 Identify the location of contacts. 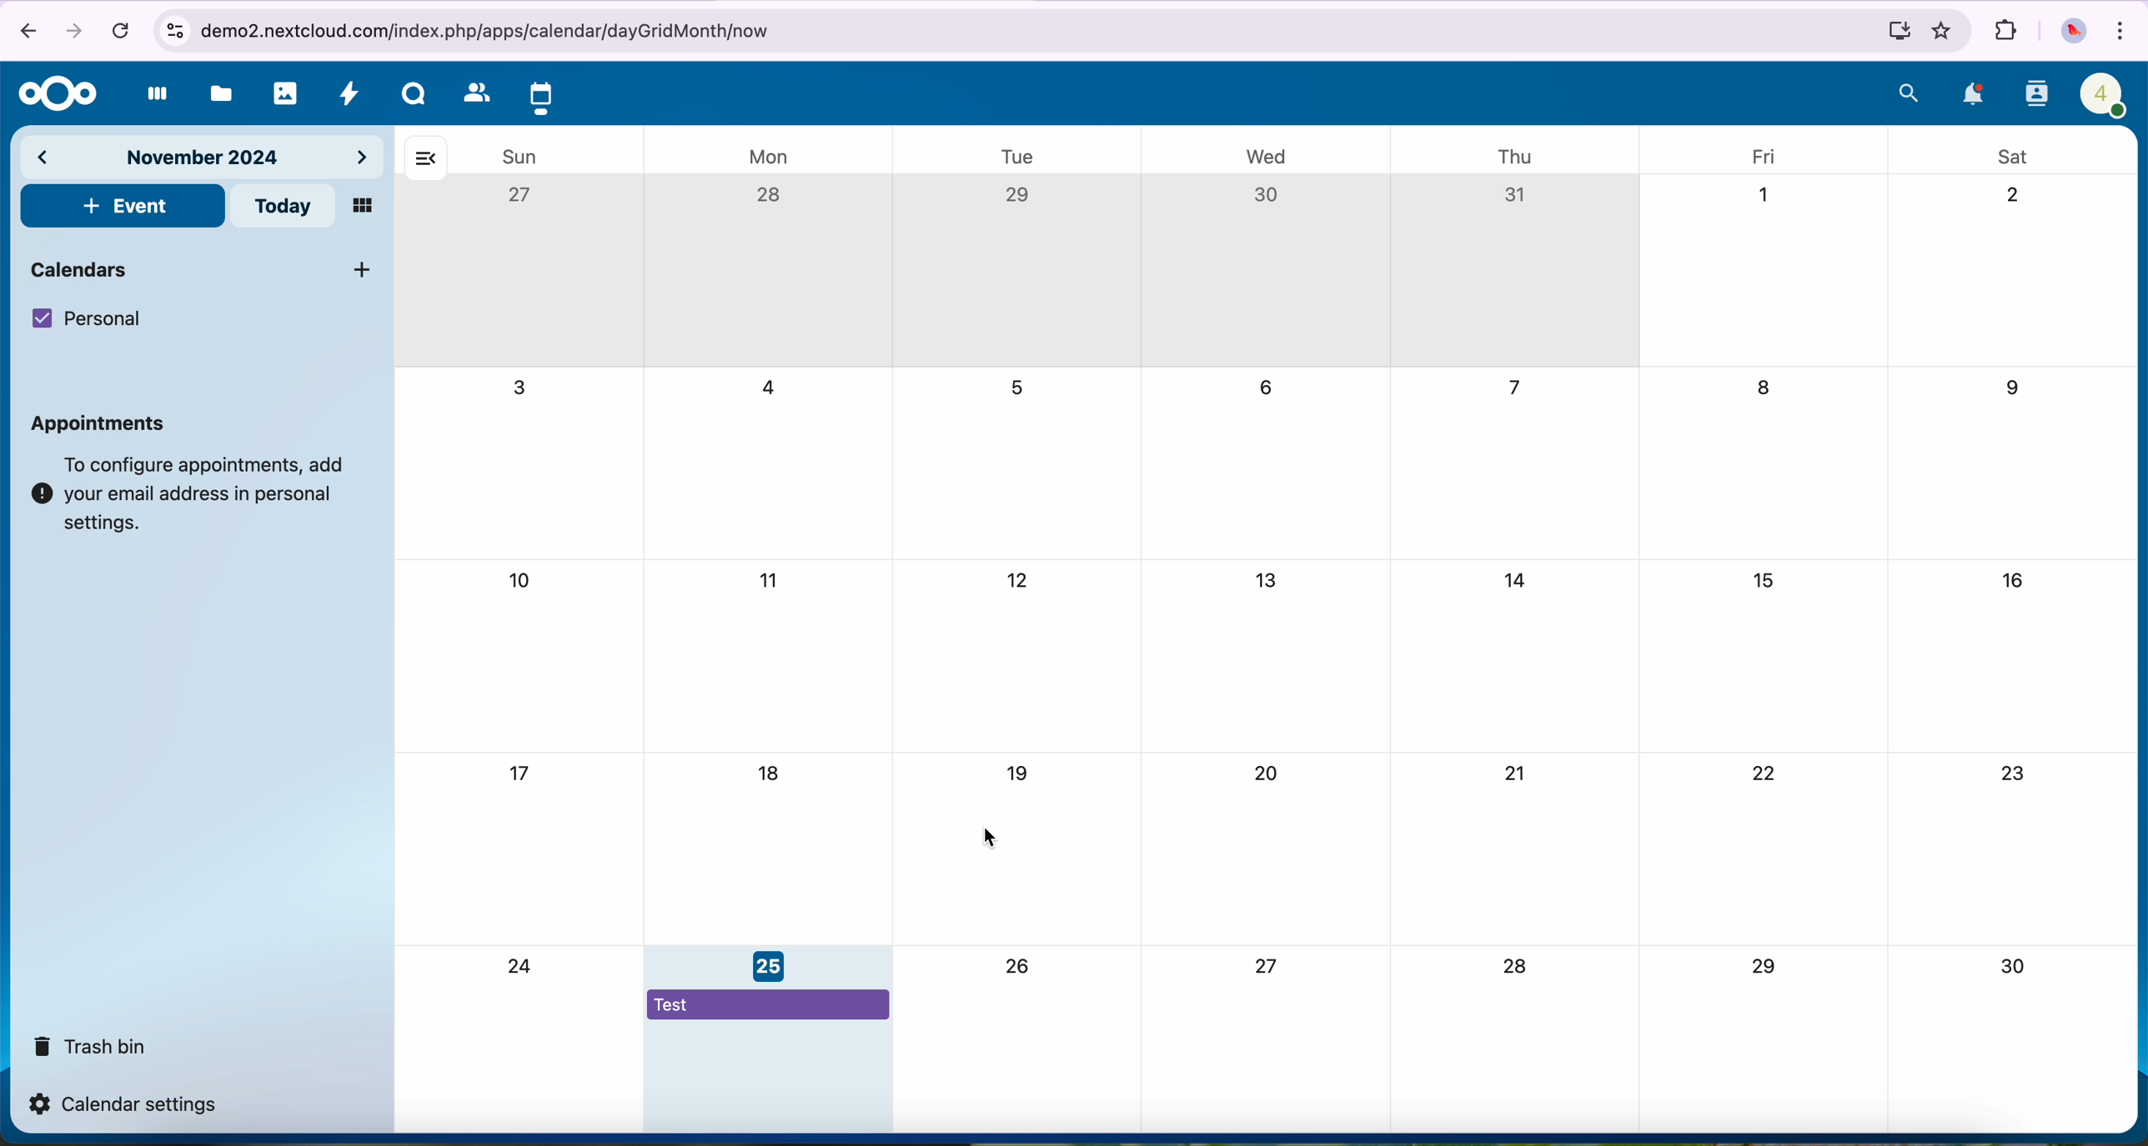
(469, 92).